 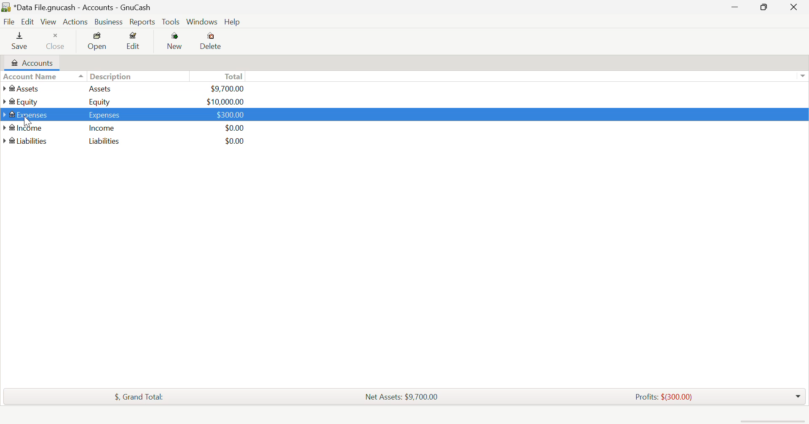 What do you see at coordinates (124, 140) in the screenshot?
I see `Liabilities Liabilities $0.00` at bounding box center [124, 140].